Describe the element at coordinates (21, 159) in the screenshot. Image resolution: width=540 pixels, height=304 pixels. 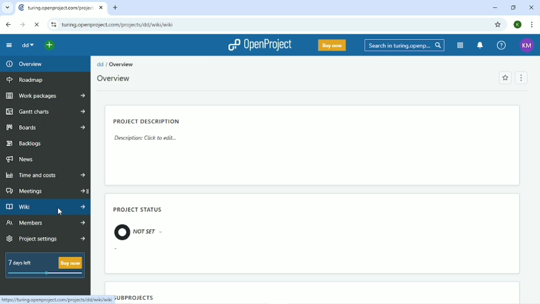
I see `News` at that location.